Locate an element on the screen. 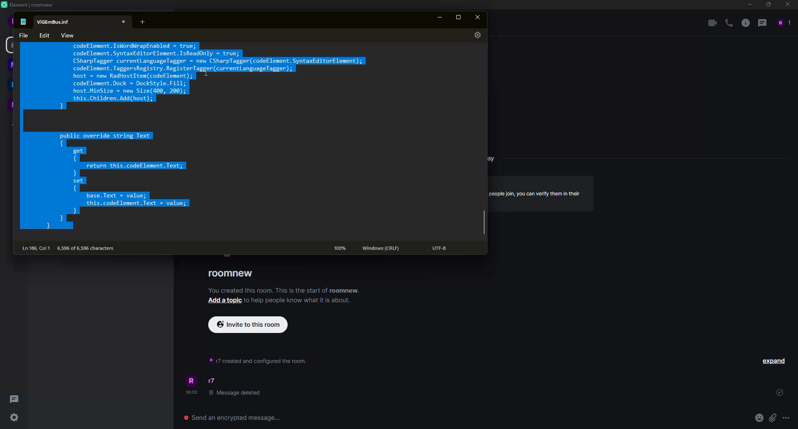  utf is located at coordinates (442, 249).